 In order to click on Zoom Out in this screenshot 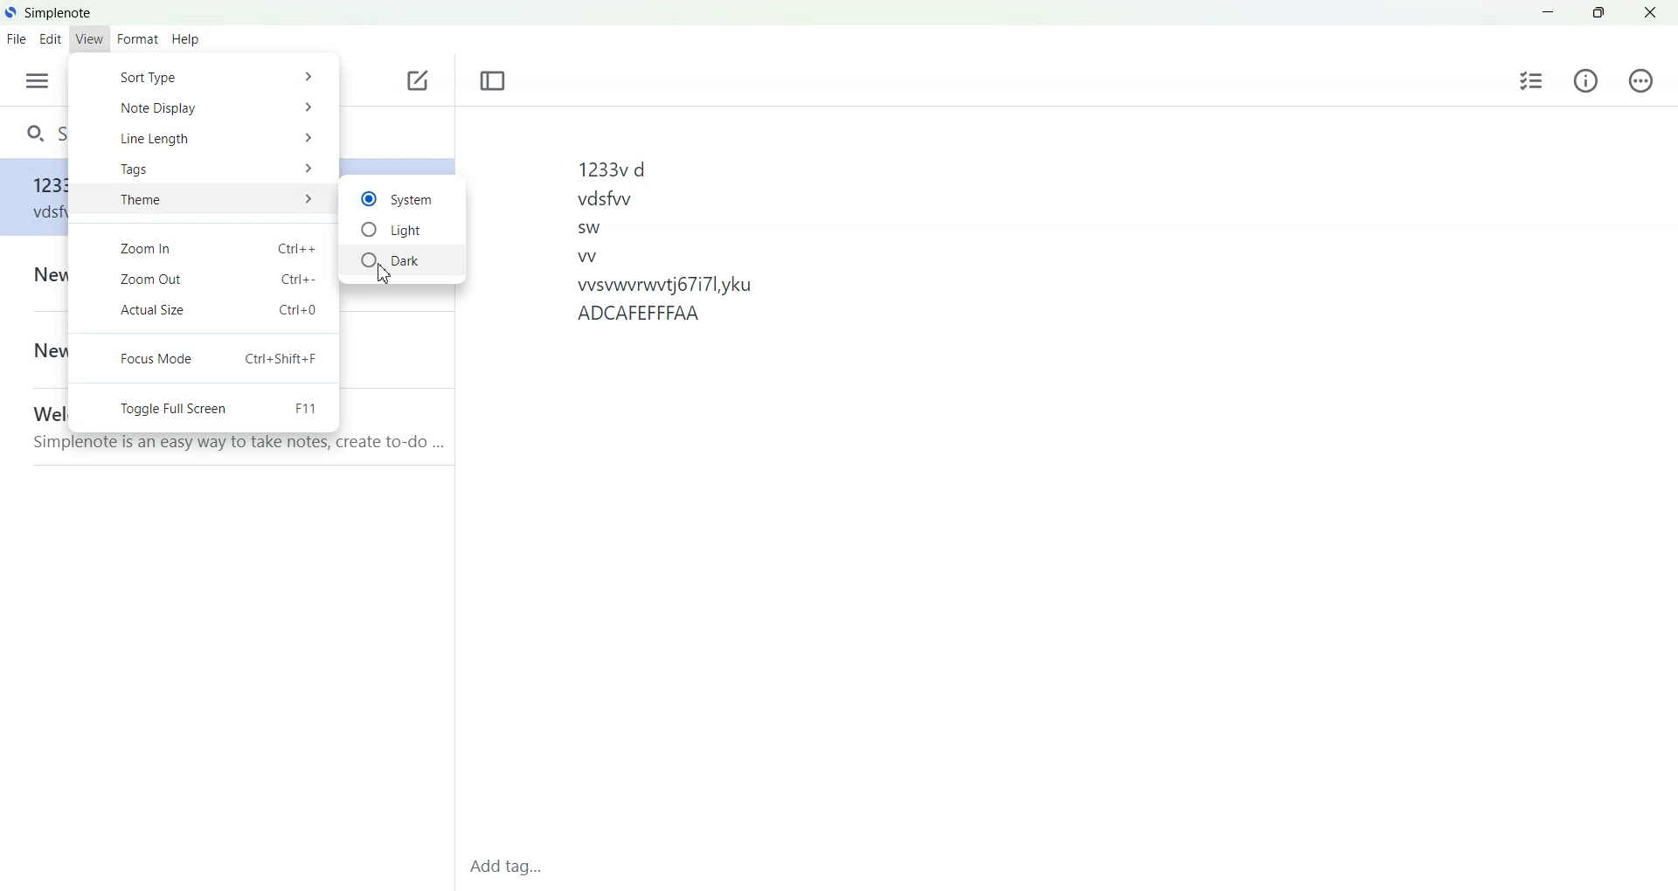, I will do `click(204, 280)`.